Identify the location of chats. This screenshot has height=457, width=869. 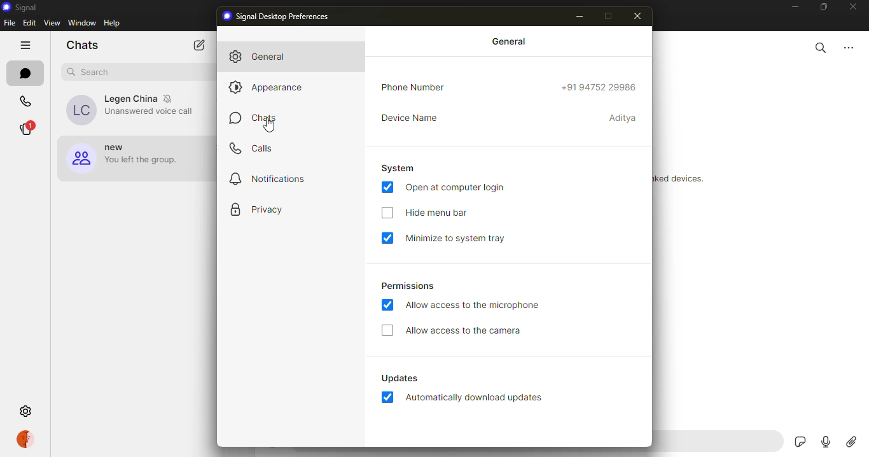
(25, 74).